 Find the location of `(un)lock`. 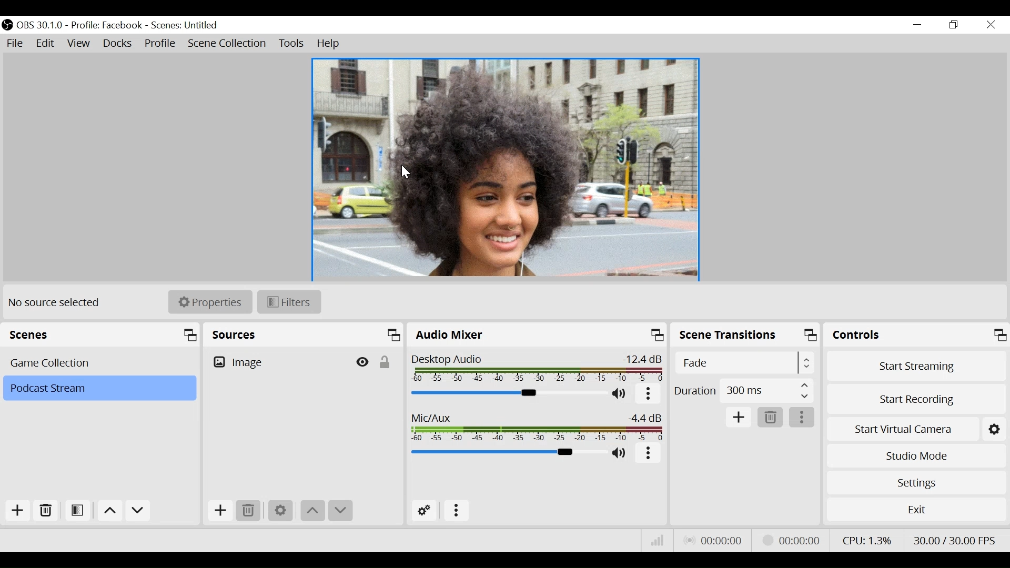

(un)lock is located at coordinates (383, 362).